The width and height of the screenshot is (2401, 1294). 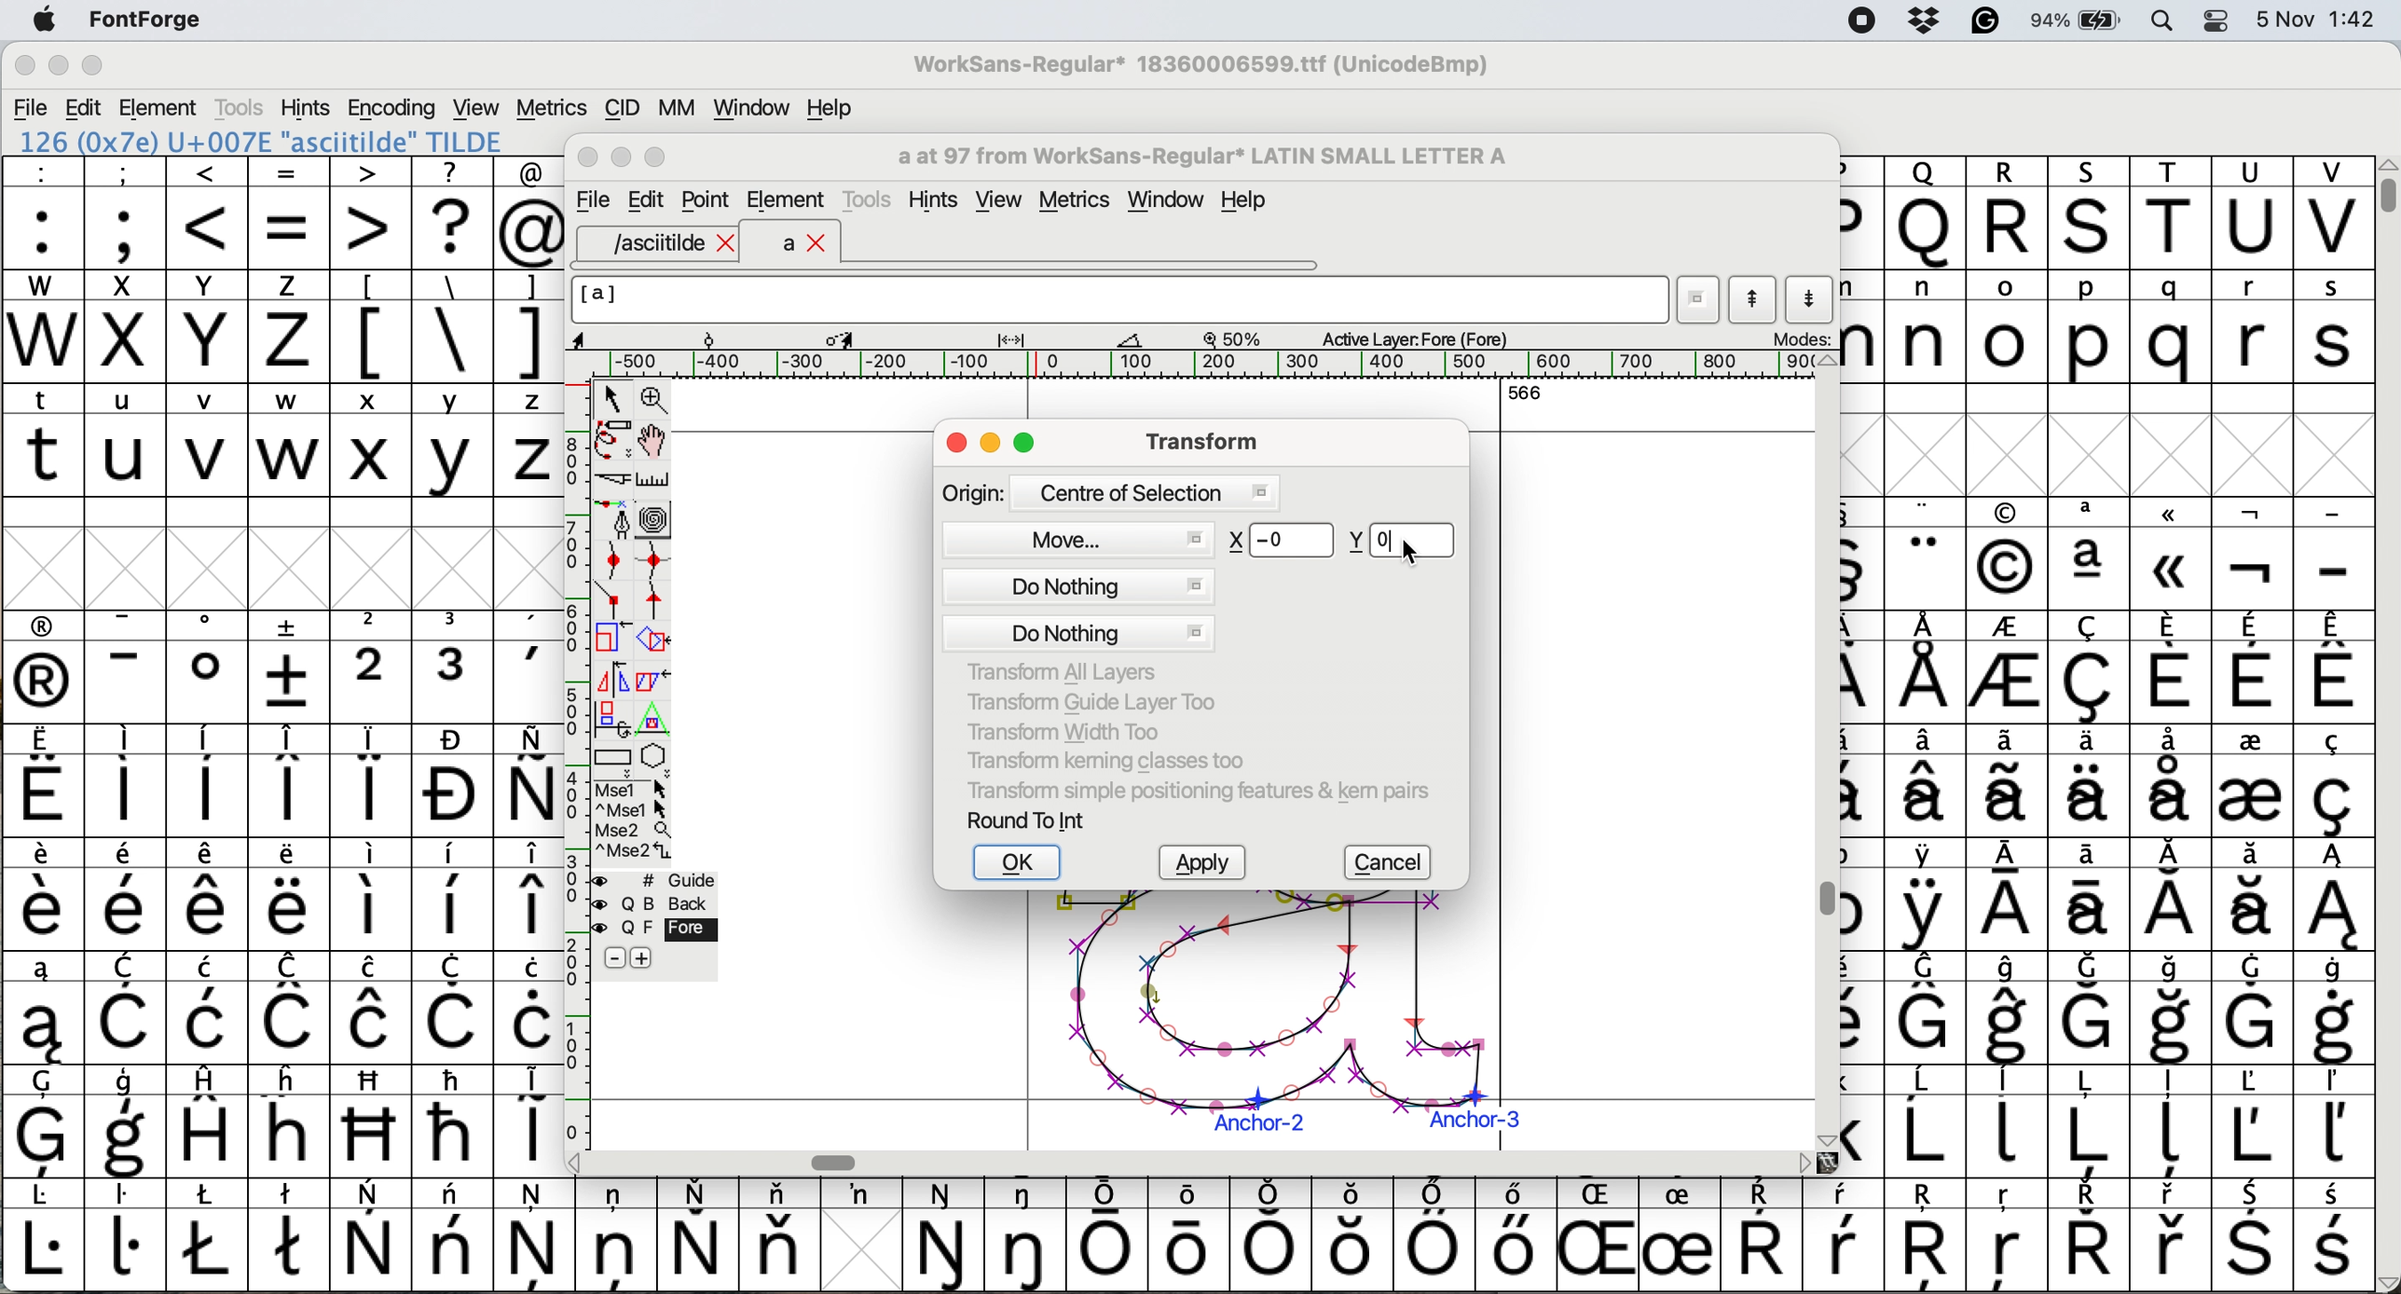 What do you see at coordinates (2173, 1236) in the screenshot?
I see `symbol` at bounding box center [2173, 1236].